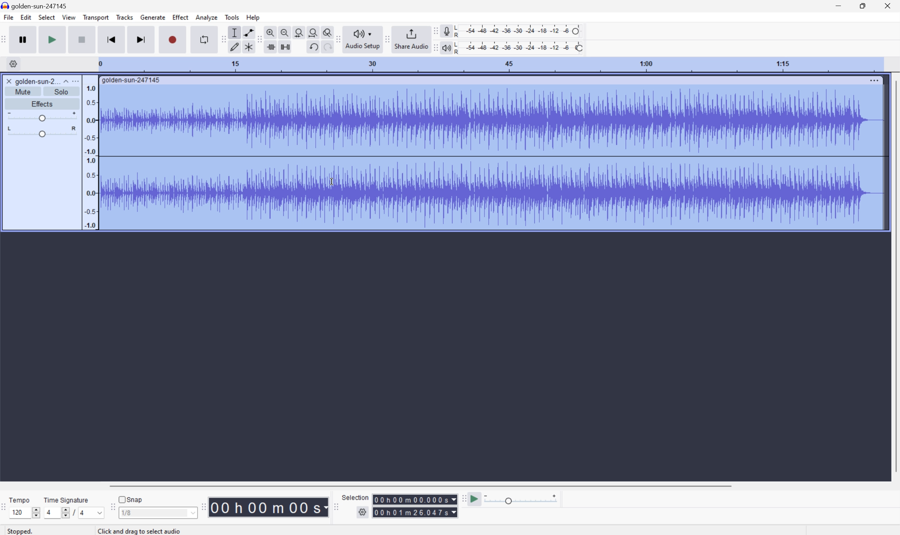  What do you see at coordinates (312, 31) in the screenshot?
I see `Fit project to width` at bounding box center [312, 31].